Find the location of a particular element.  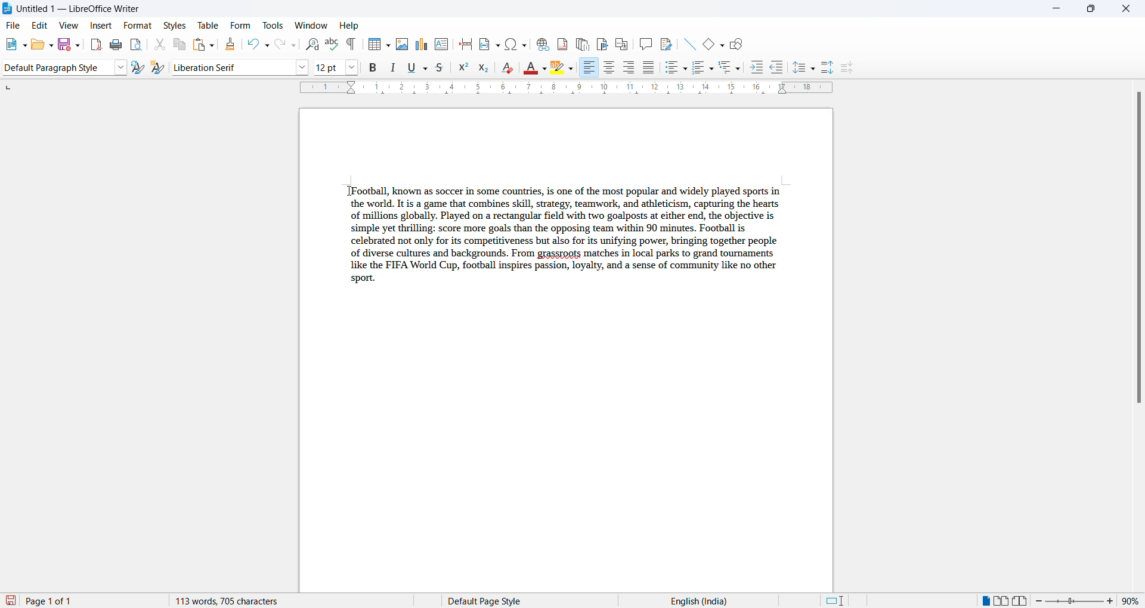

text align right is located at coordinates (591, 68).